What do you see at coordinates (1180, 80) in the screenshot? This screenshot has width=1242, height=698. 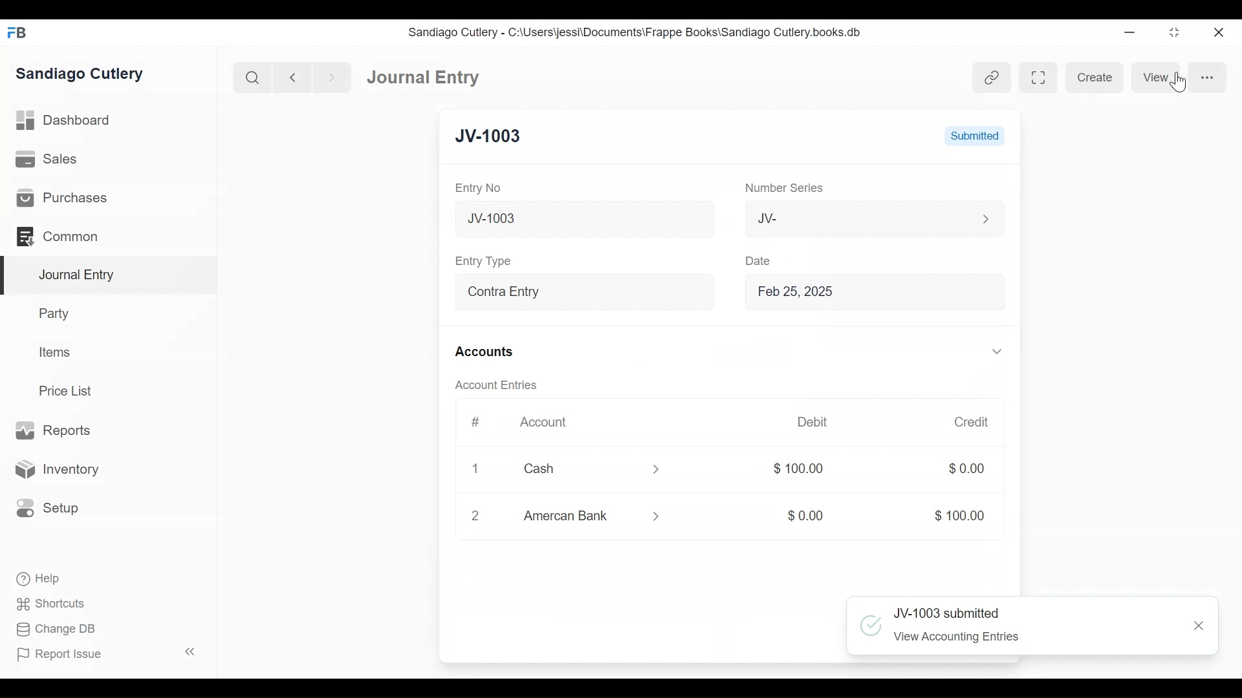 I see `Cursor` at bounding box center [1180, 80].